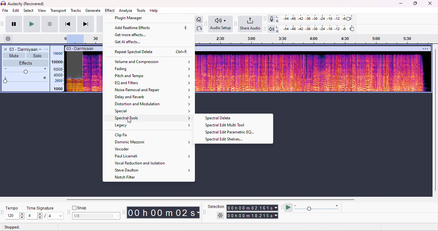  Describe the element at coordinates (5, 49) in the screenshot. I see `close track` at that location.